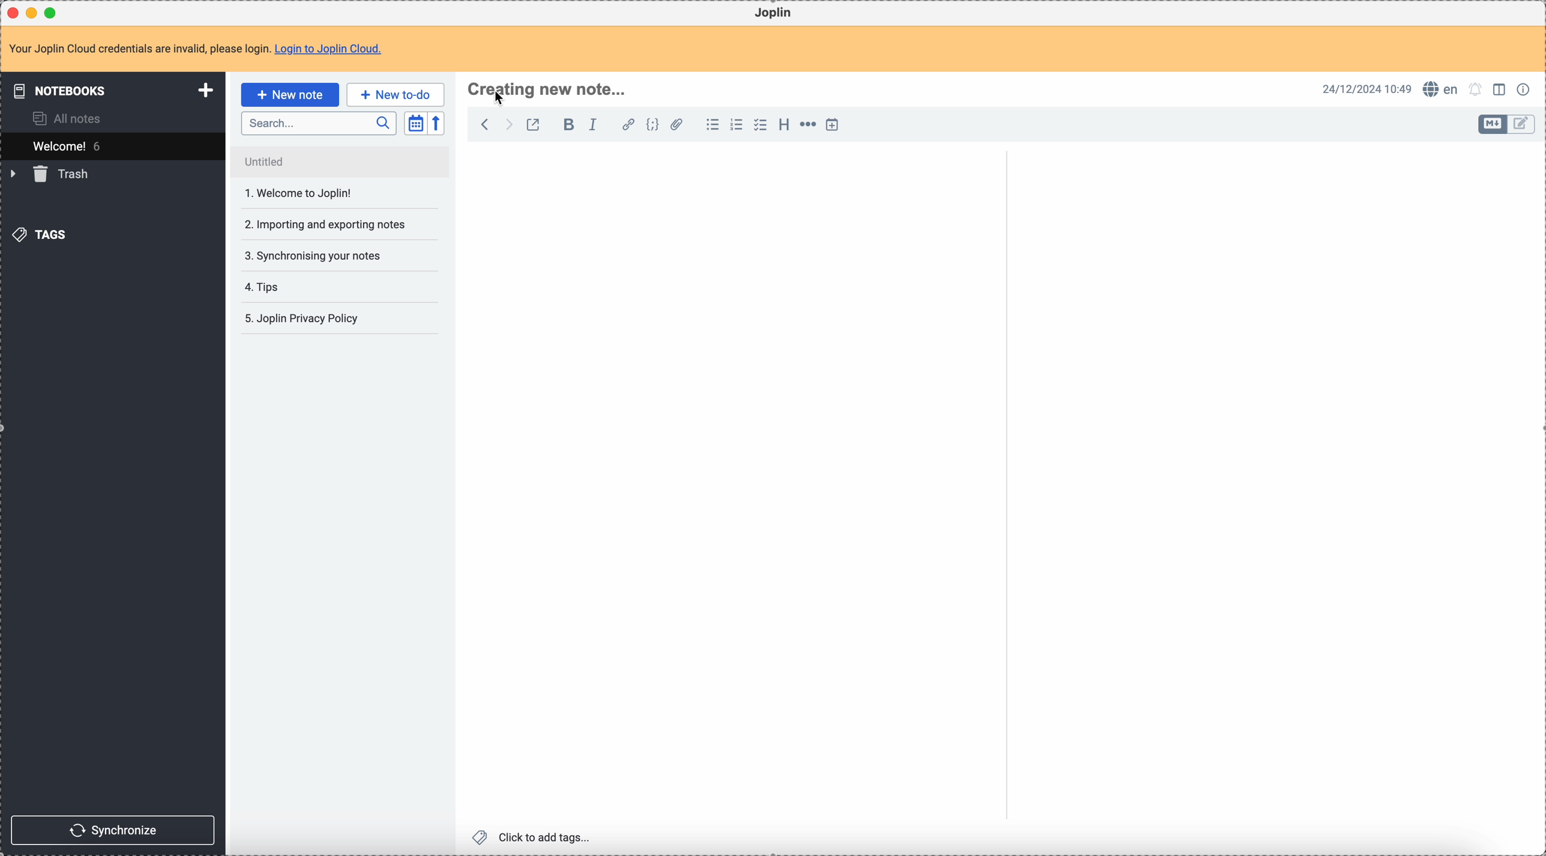  What do you see at coordinates (594, 125) in the screenshot?
I see `italic` at bounding box center [594, 125].